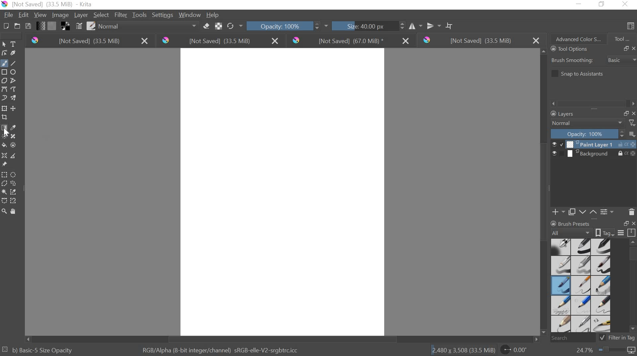 This screenshot has height=356, width=637. What do you see at coordinates (583, 285) in the screenshot?
I see `BRUSH PRESET TYPES` at bounding box center [583, 285].